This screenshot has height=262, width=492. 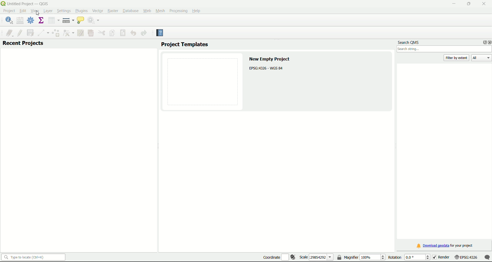 I want to click on Help, so click(x=162, y=34).